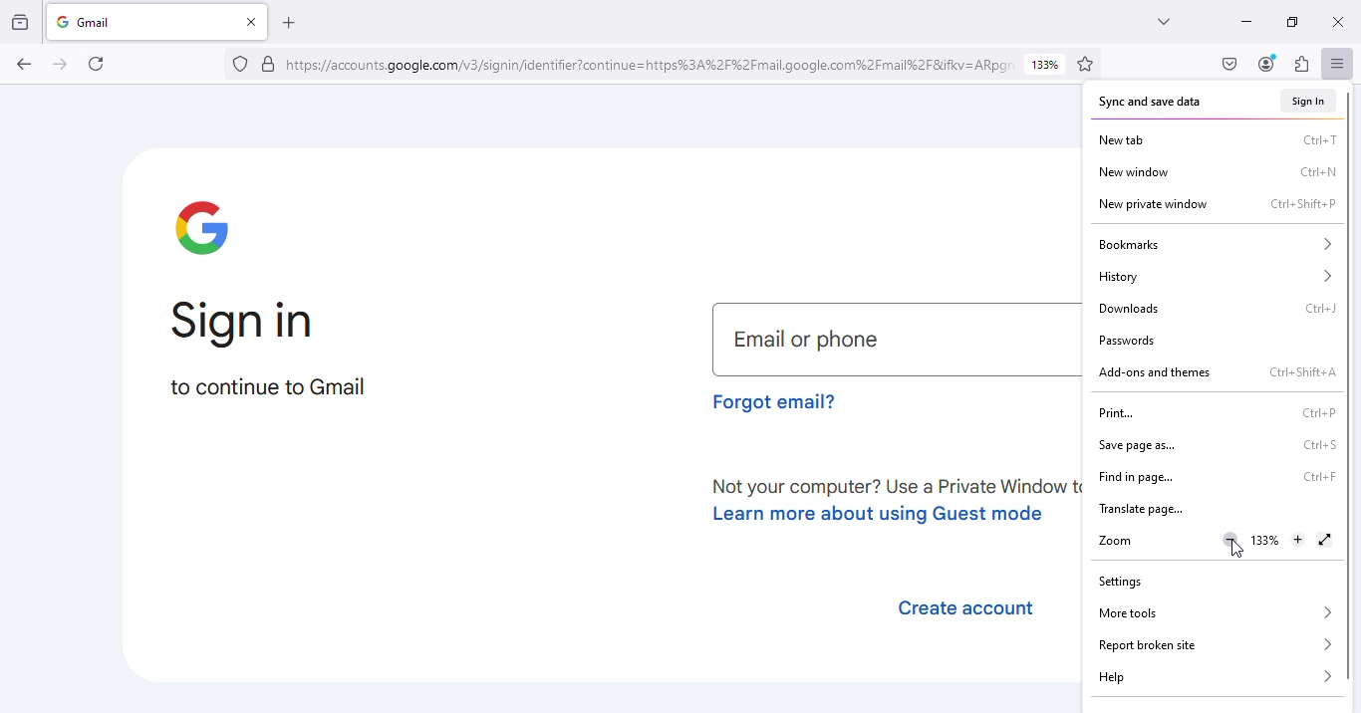  Describe the element at coordinates (1137, 446) in the screenshot. I see `save page as...` at that location.